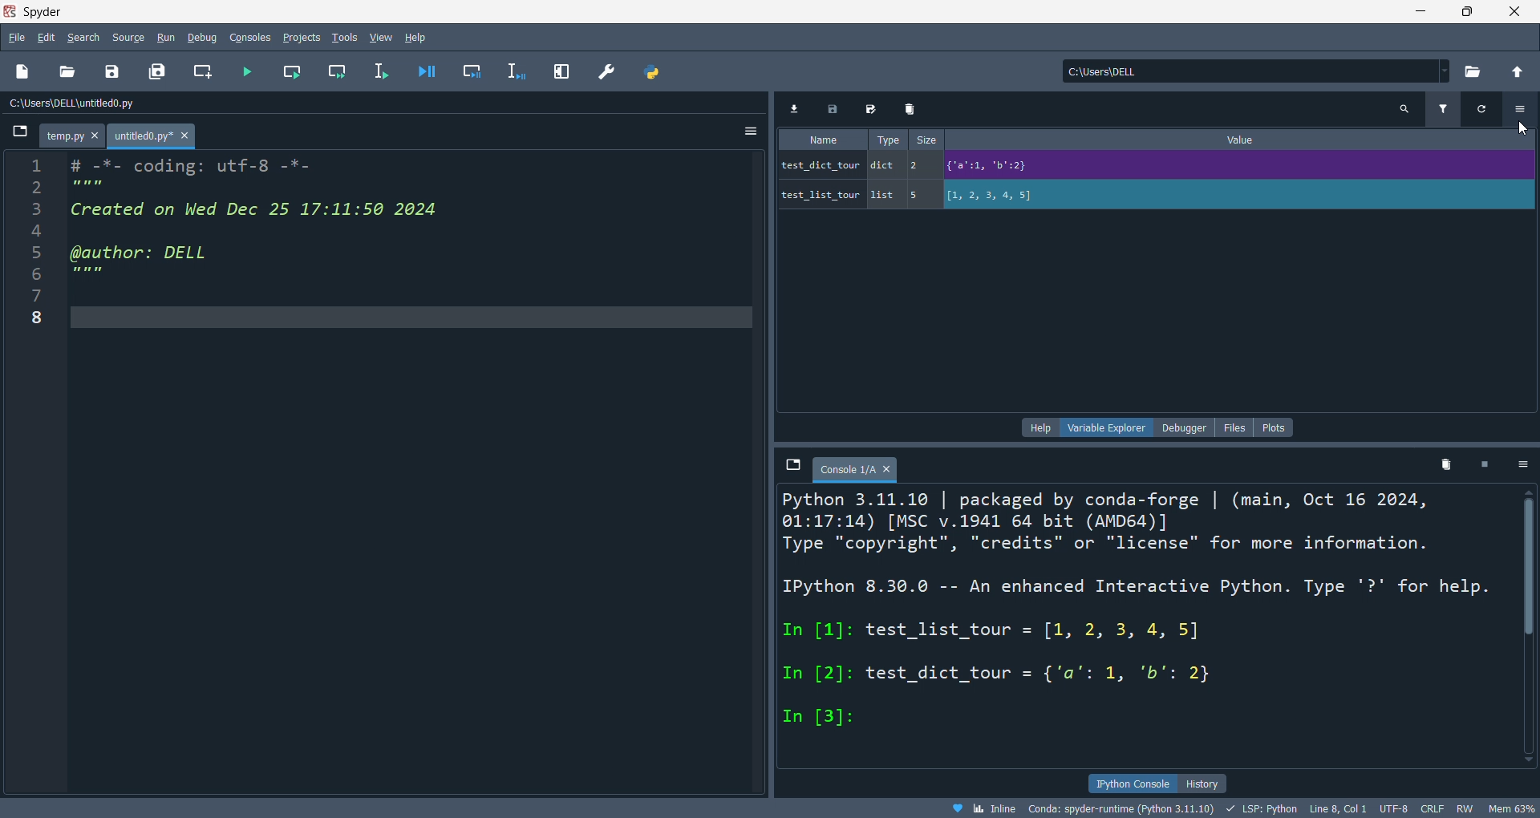 This screenshot has width=1540, height=818. What do you see at coordinates (1144, 626) in the screenshot?
I see `ipython console pane` at bounding box center [1144, 626].